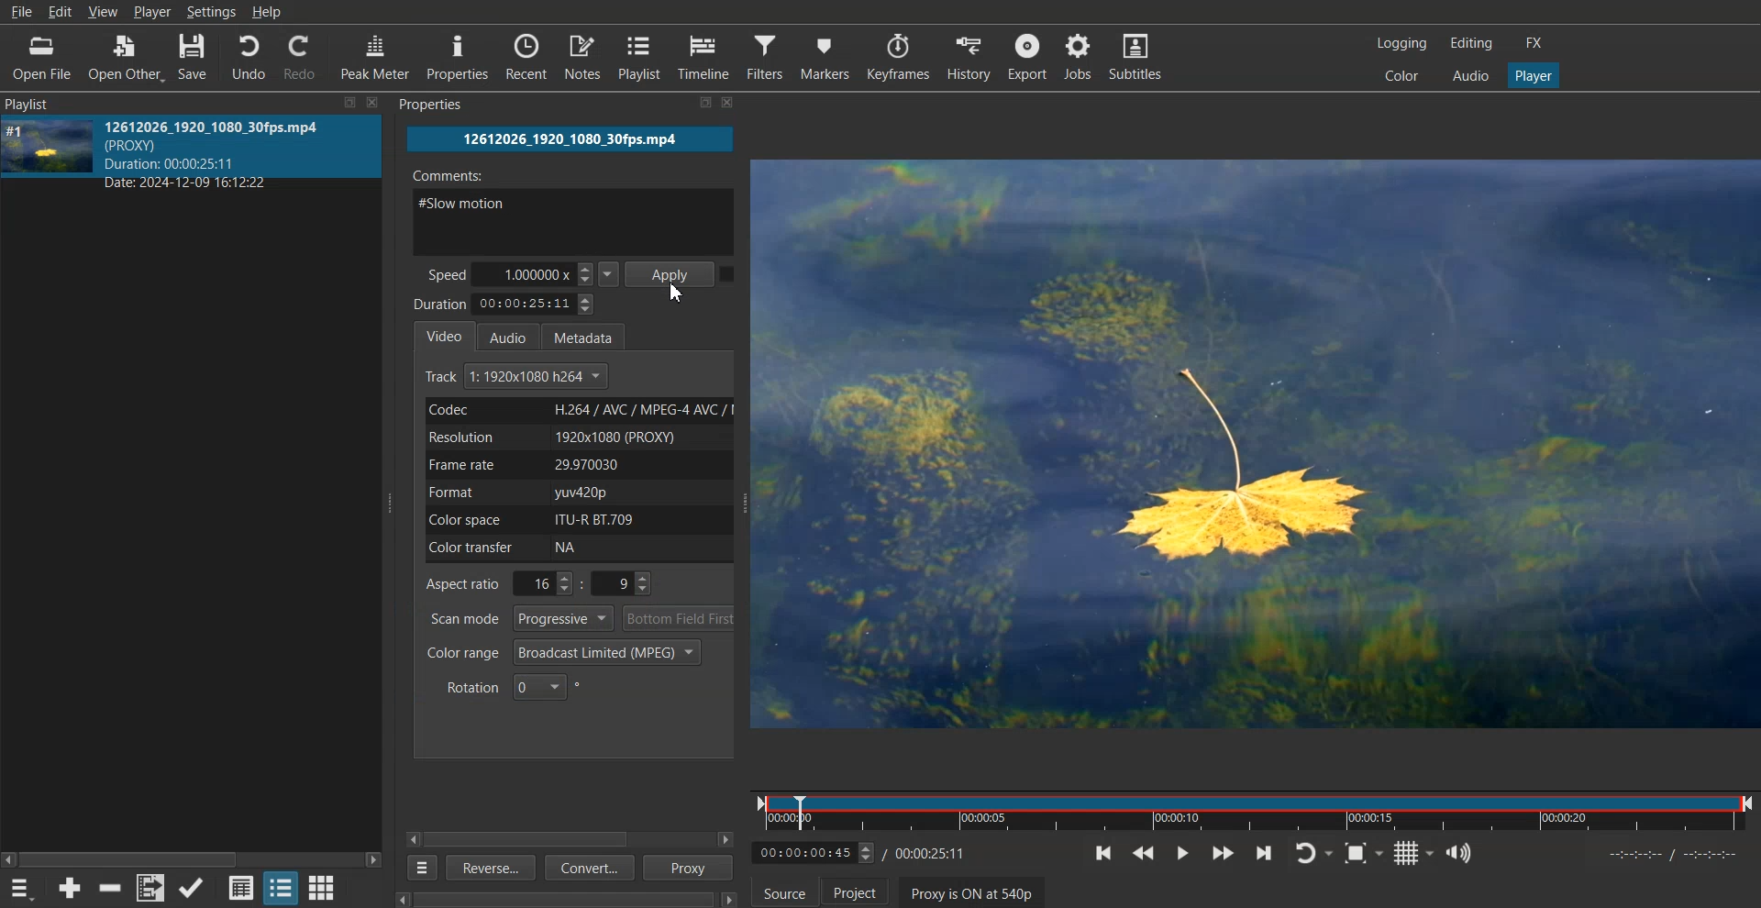  I want to click on scrollbar, so click(554, 895).